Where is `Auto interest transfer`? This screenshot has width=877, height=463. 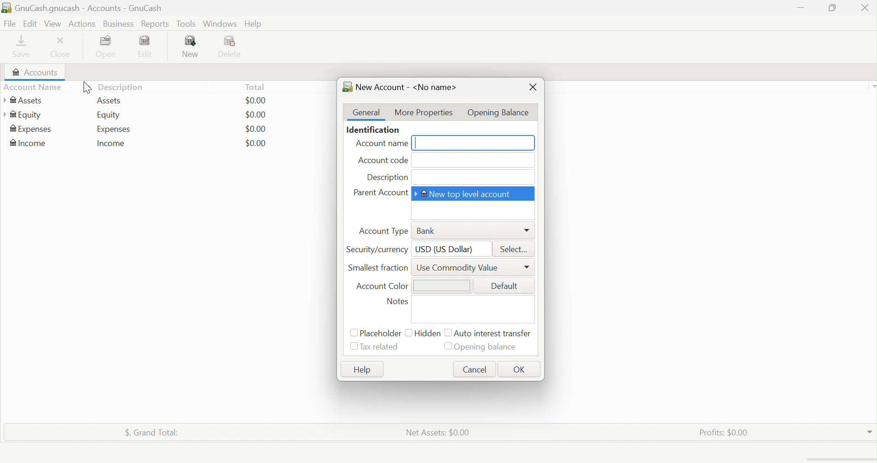 Auto interest transfer is located at coordinates (494, 333).